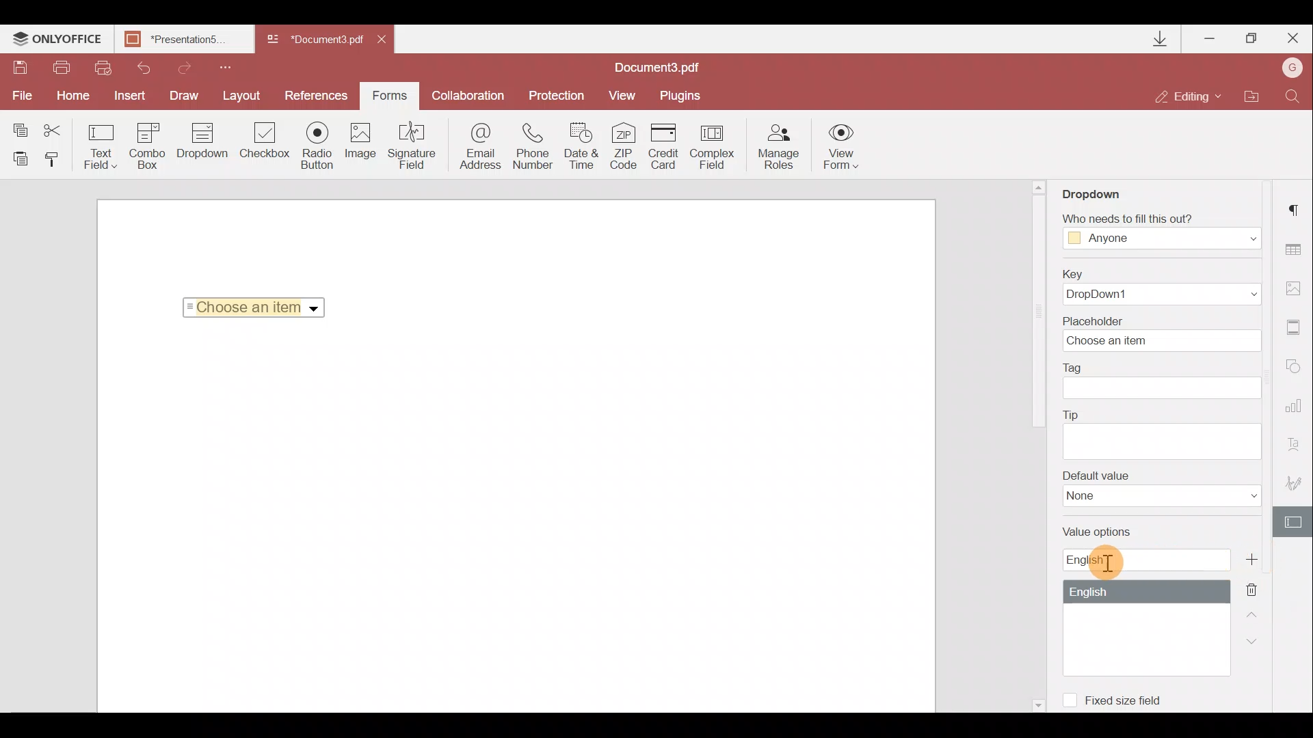 The width and height of the screenshot is (1313, 738). Describe the element at coordinates (1297, 448) in the screenshot. I see `Text Art settings` at that location.